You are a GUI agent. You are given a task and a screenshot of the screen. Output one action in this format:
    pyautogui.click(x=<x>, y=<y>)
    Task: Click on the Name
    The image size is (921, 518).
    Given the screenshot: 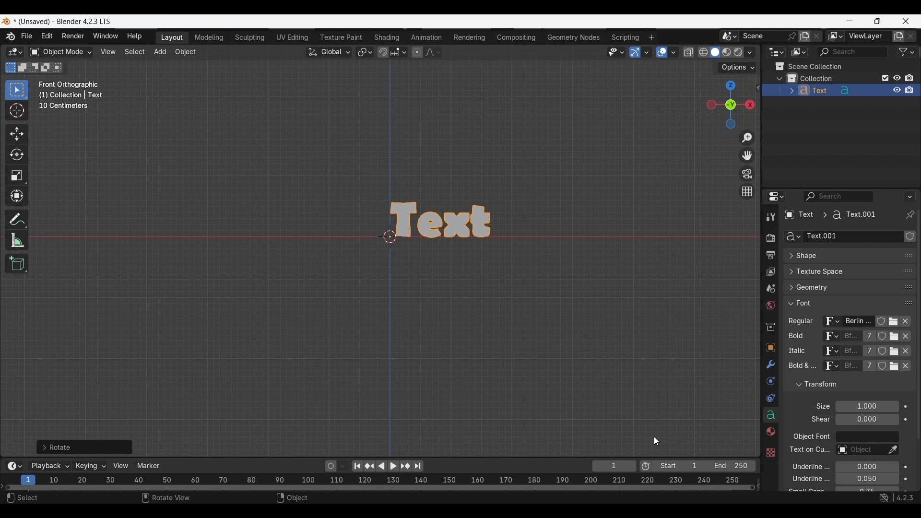 What is the action you would take?
    pyautogui.click(x=852, y=236)
    